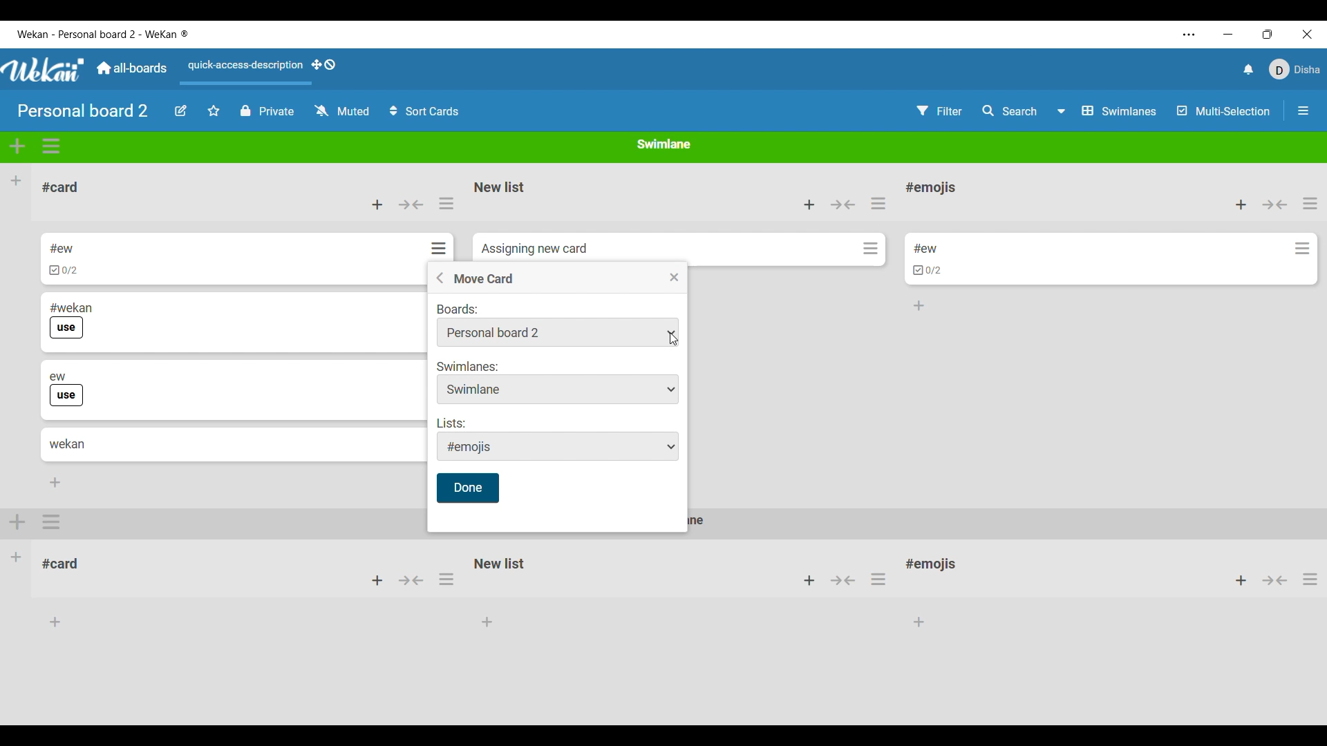 This screenshot has width=1327, height=746. Describe the element at coordinates (67, 390) in the screenshot. I see `Card title and label` at that location.